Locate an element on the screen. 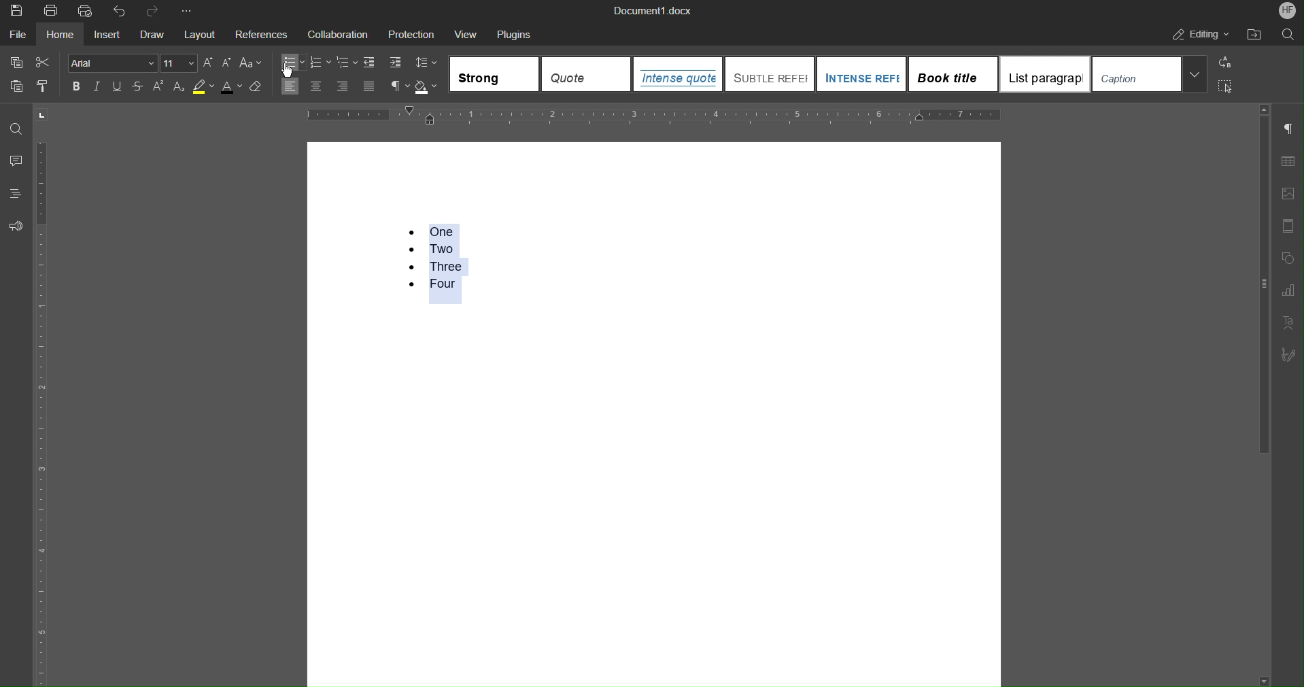 This screenshot has height=687, width=1304. View is located at coordinates (468, 33).